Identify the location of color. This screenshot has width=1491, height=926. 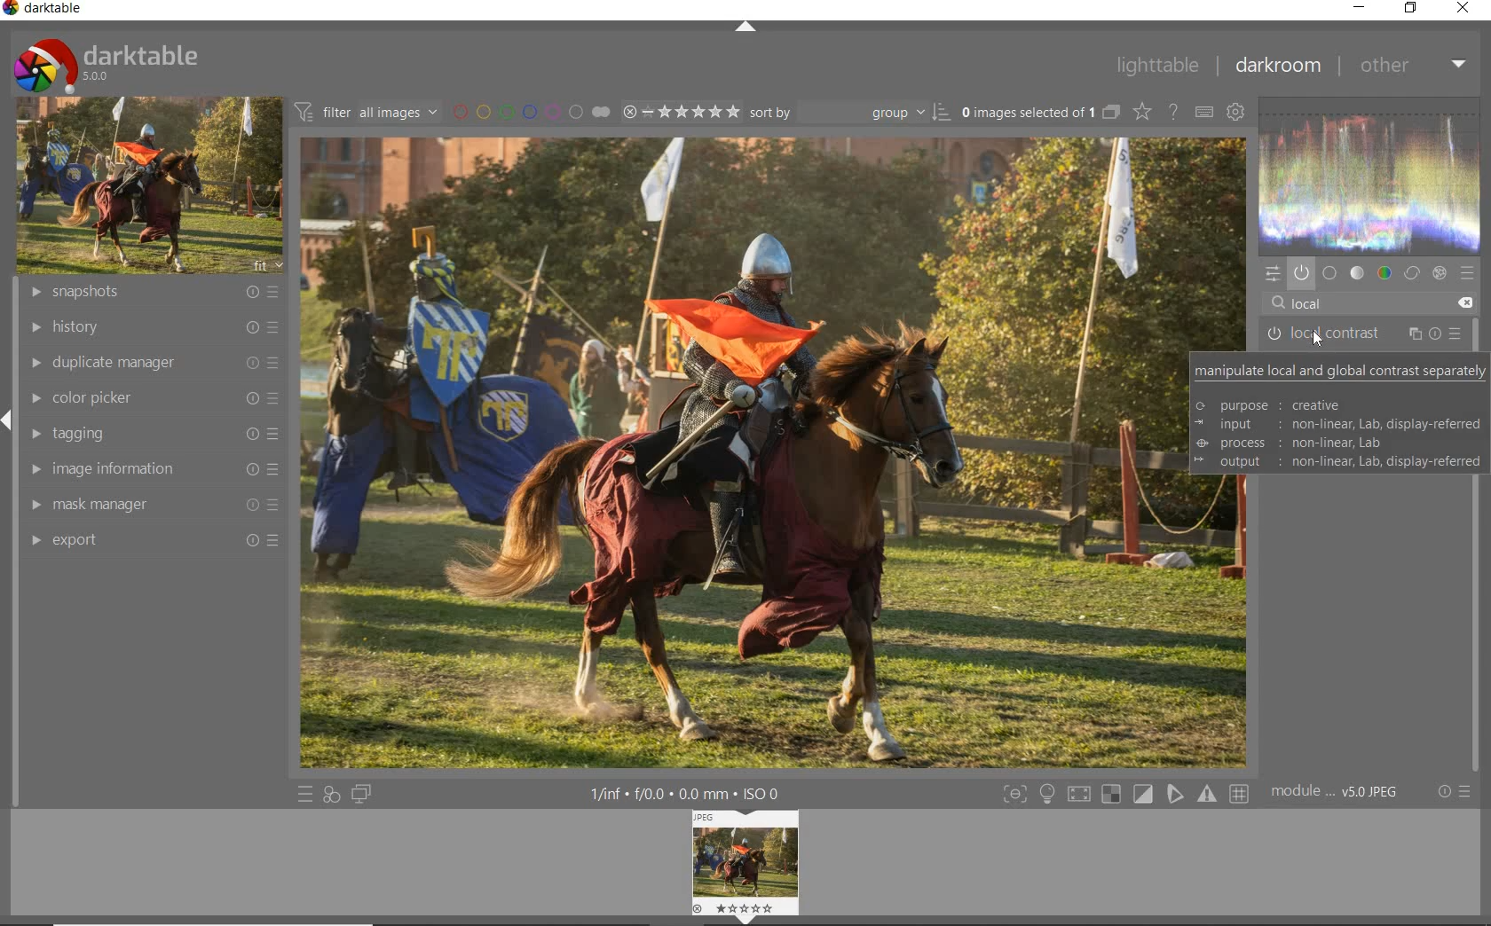
(1385, 271).